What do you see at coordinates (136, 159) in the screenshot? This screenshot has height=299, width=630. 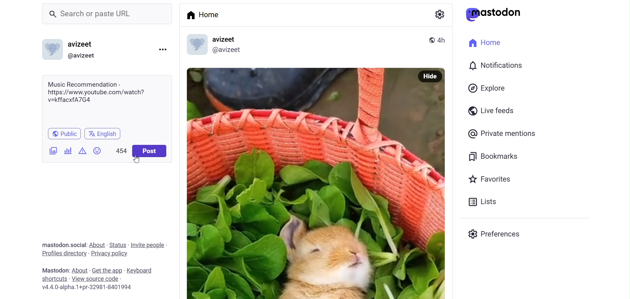 I see `cursor` at bounding box center [136, 159].